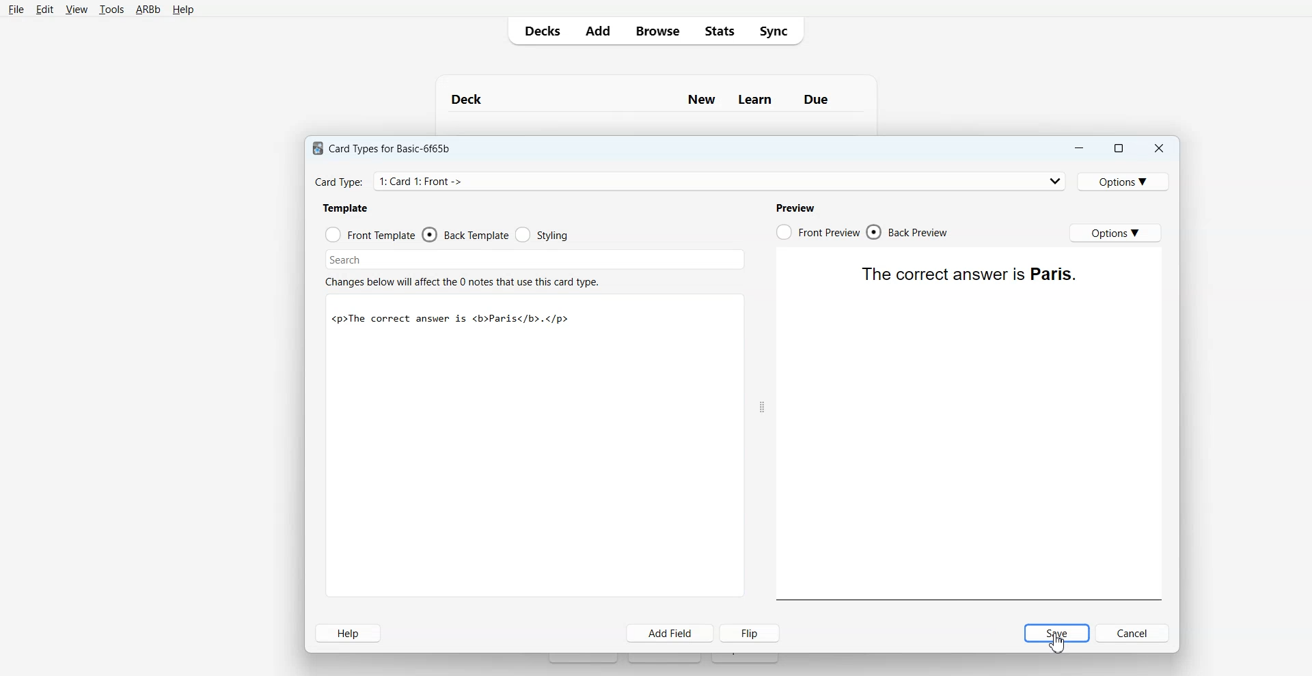 This screenshot has width=1312, height=676. Describe the element at coordinates (16, 10) in the screenshot. I see `File` at that location.